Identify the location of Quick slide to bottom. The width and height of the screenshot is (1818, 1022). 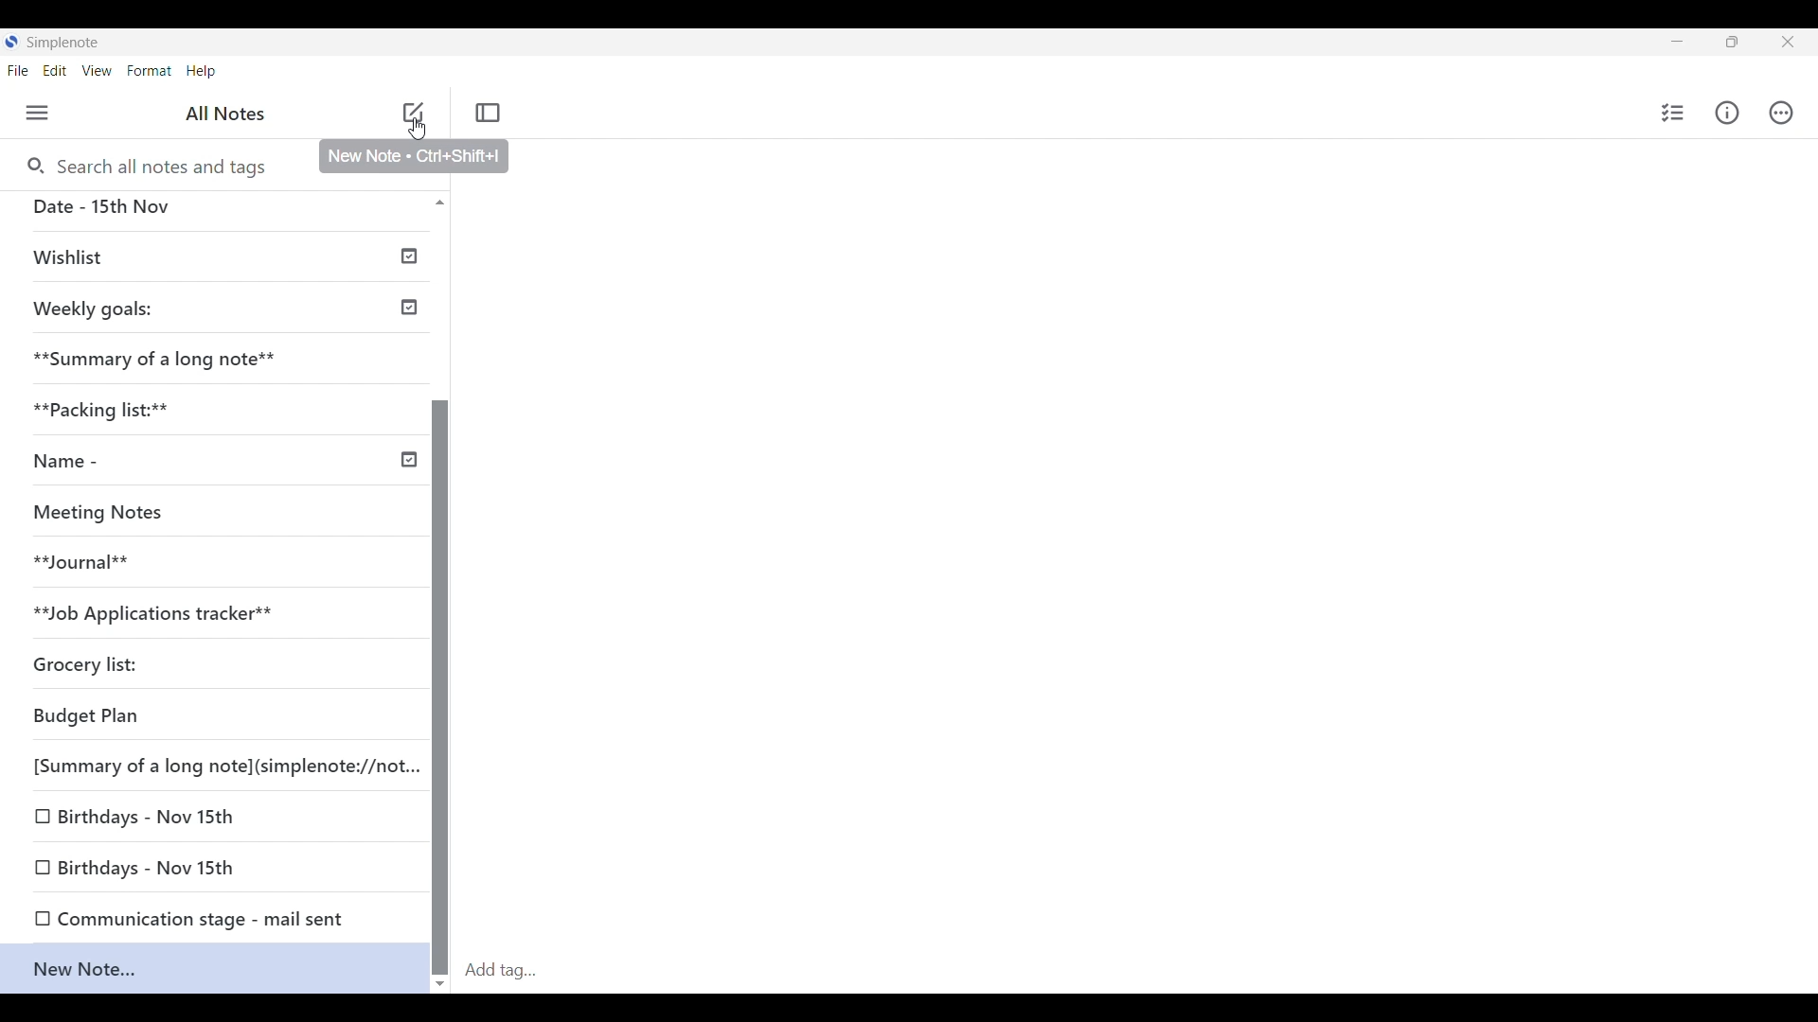
(439, 984).